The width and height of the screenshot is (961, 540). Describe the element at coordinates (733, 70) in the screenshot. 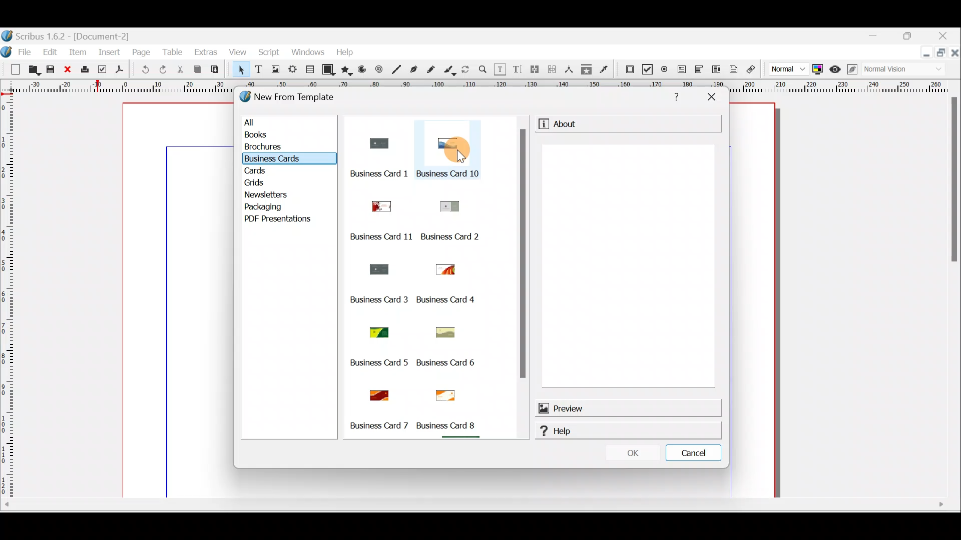

I see `Text annotation` at that location.